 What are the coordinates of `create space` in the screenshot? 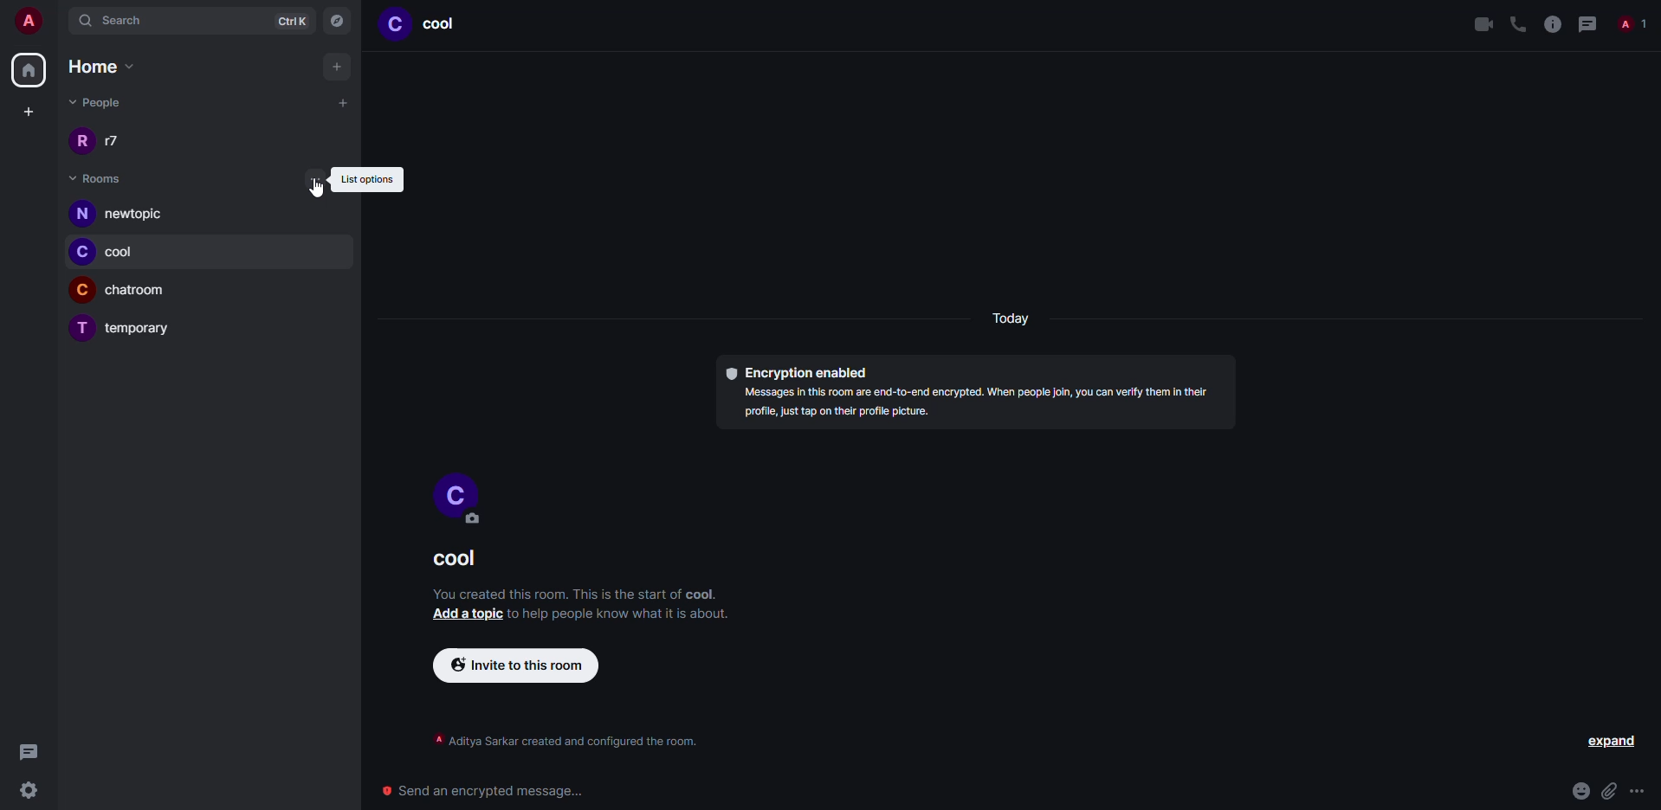 It's located at (24, 112).